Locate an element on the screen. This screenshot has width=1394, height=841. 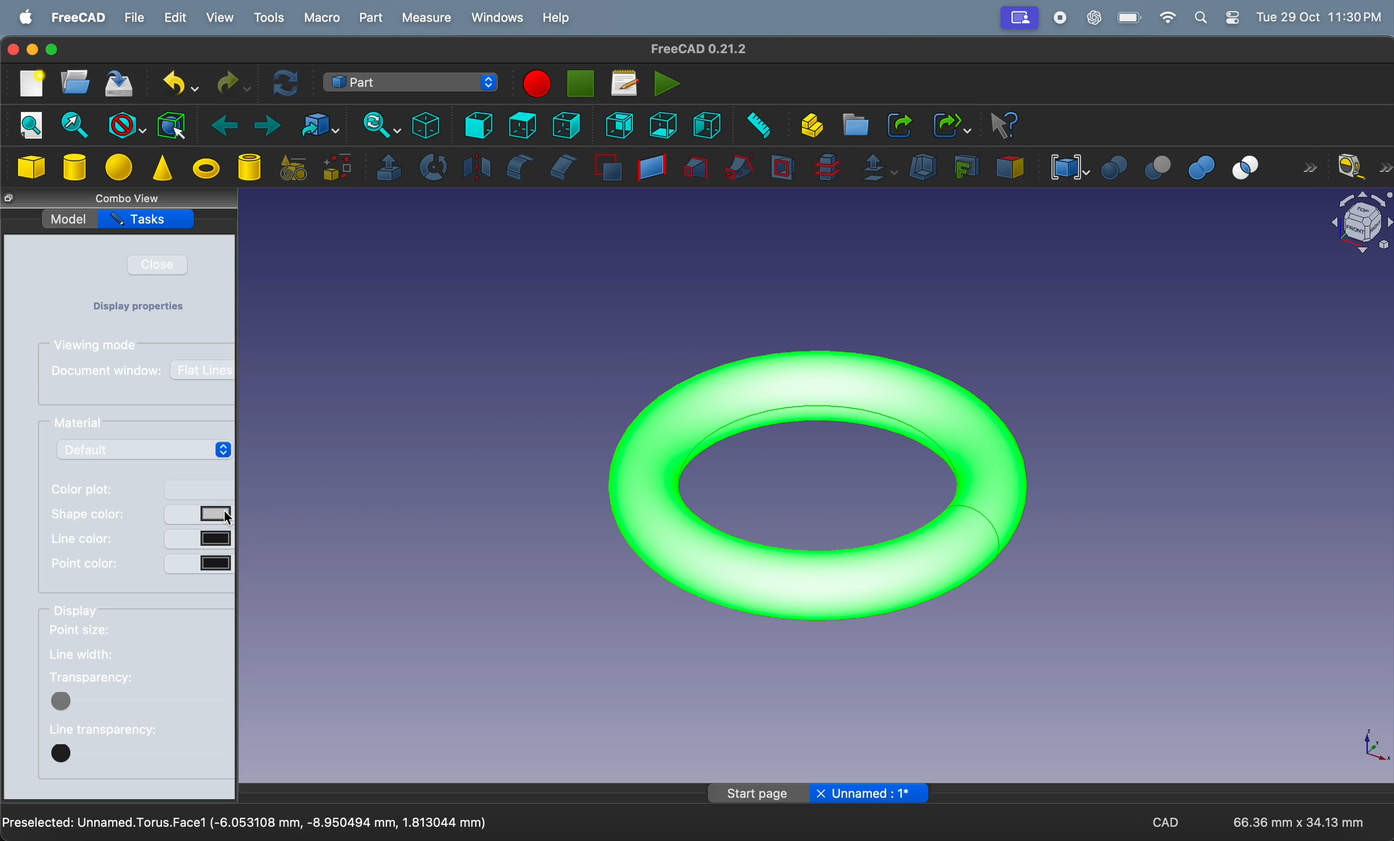
measure is located at coordinates (427, 19).